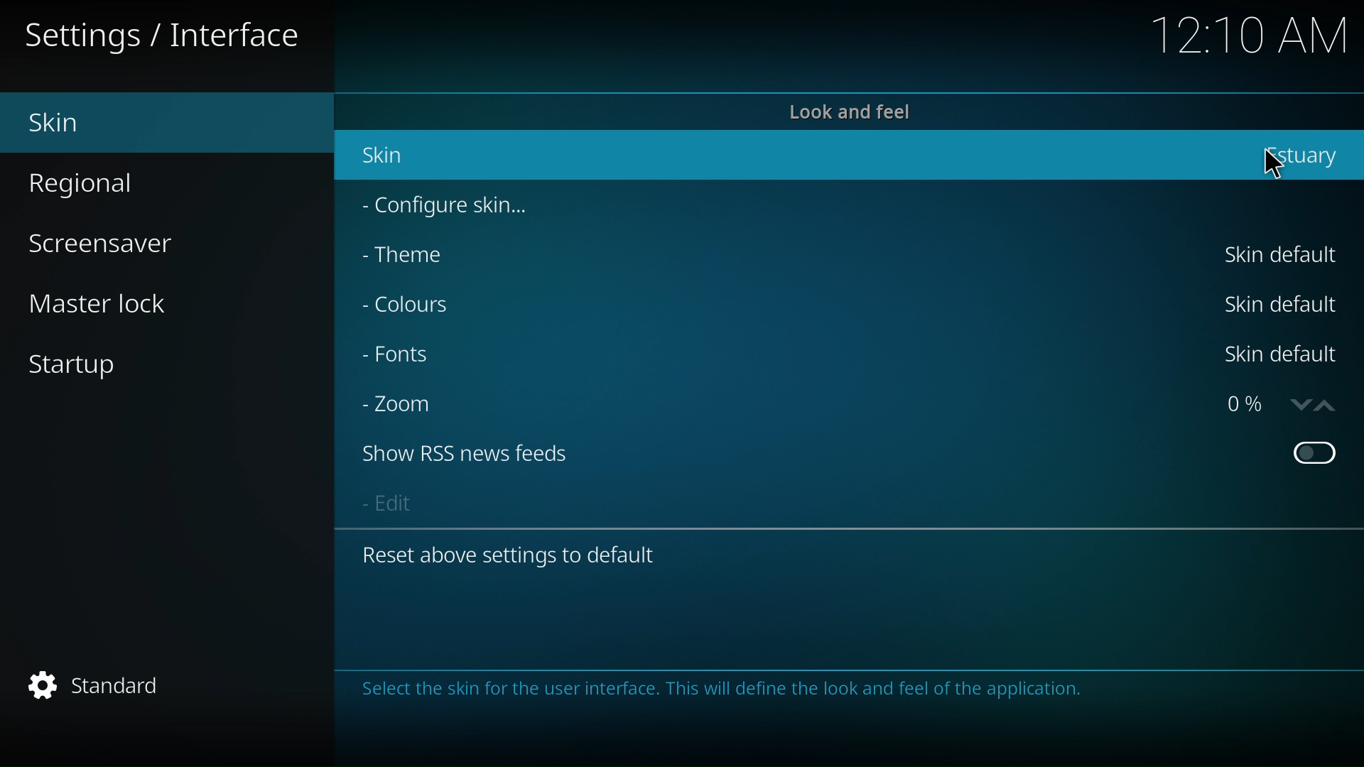 This screenshot has height=767, width=1364. What do you see at coordinates (724, 690) in the screenshot?
I see `Select the skin for the user interface. This will define the look and feel of the application.` at bounding box center [724, 690].